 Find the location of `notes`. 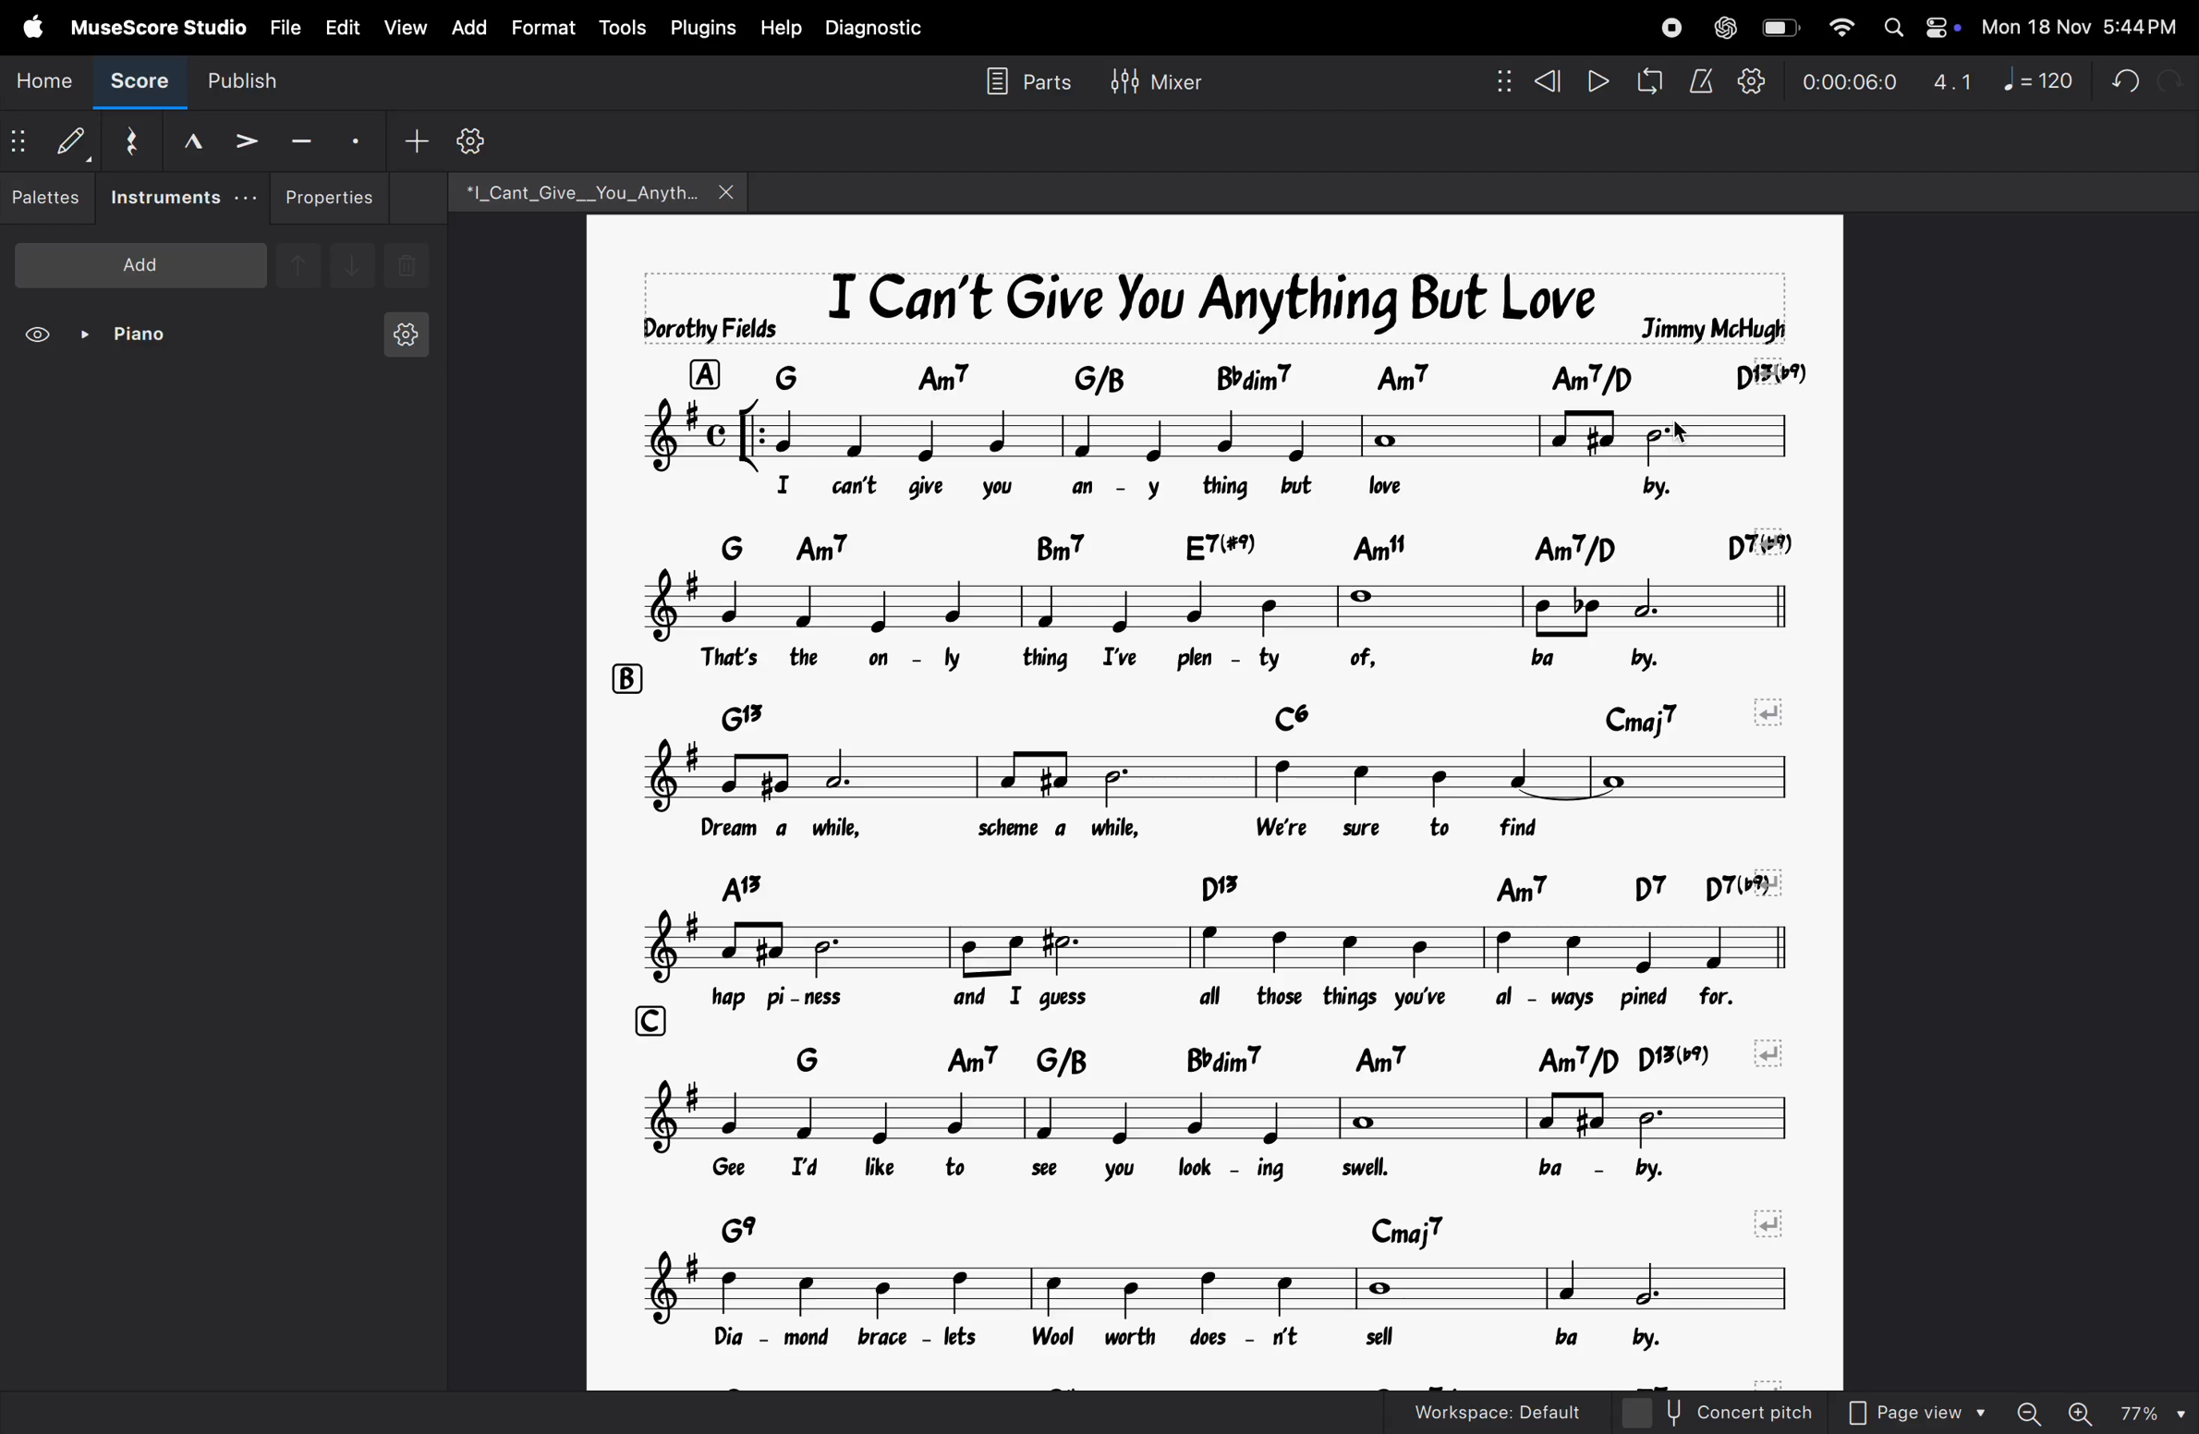

notes is located at coordinates (1228, 946).